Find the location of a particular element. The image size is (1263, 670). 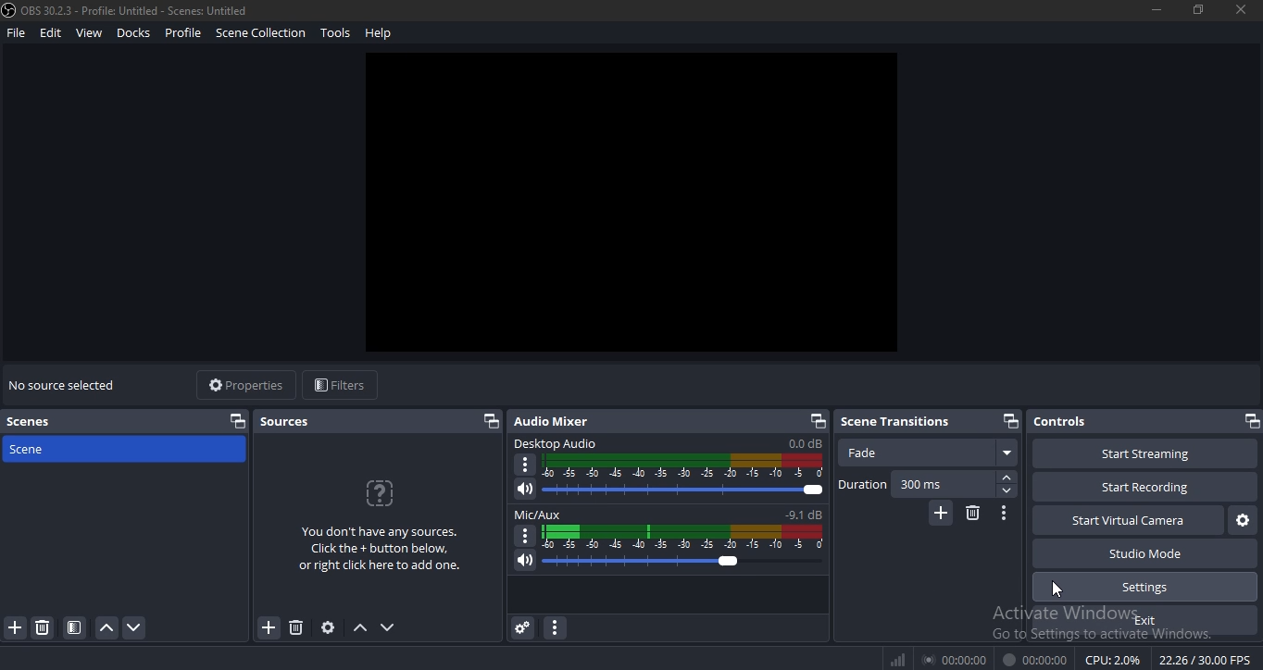

restore is located at coordinates (489, 421).